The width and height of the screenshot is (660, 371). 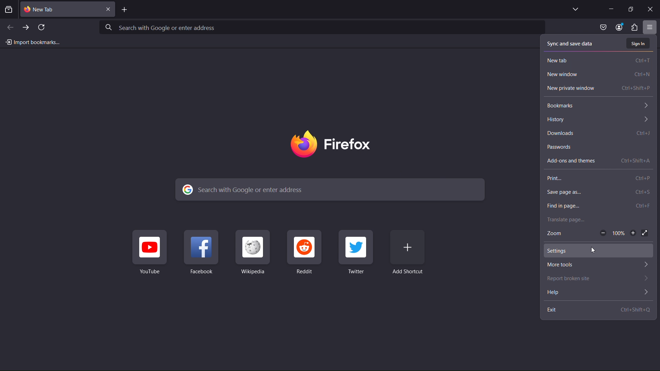 What do you see at coordinates (33, 43) in the screenshot?
I see `Import bookmarks` at bounding box center [33, 43].